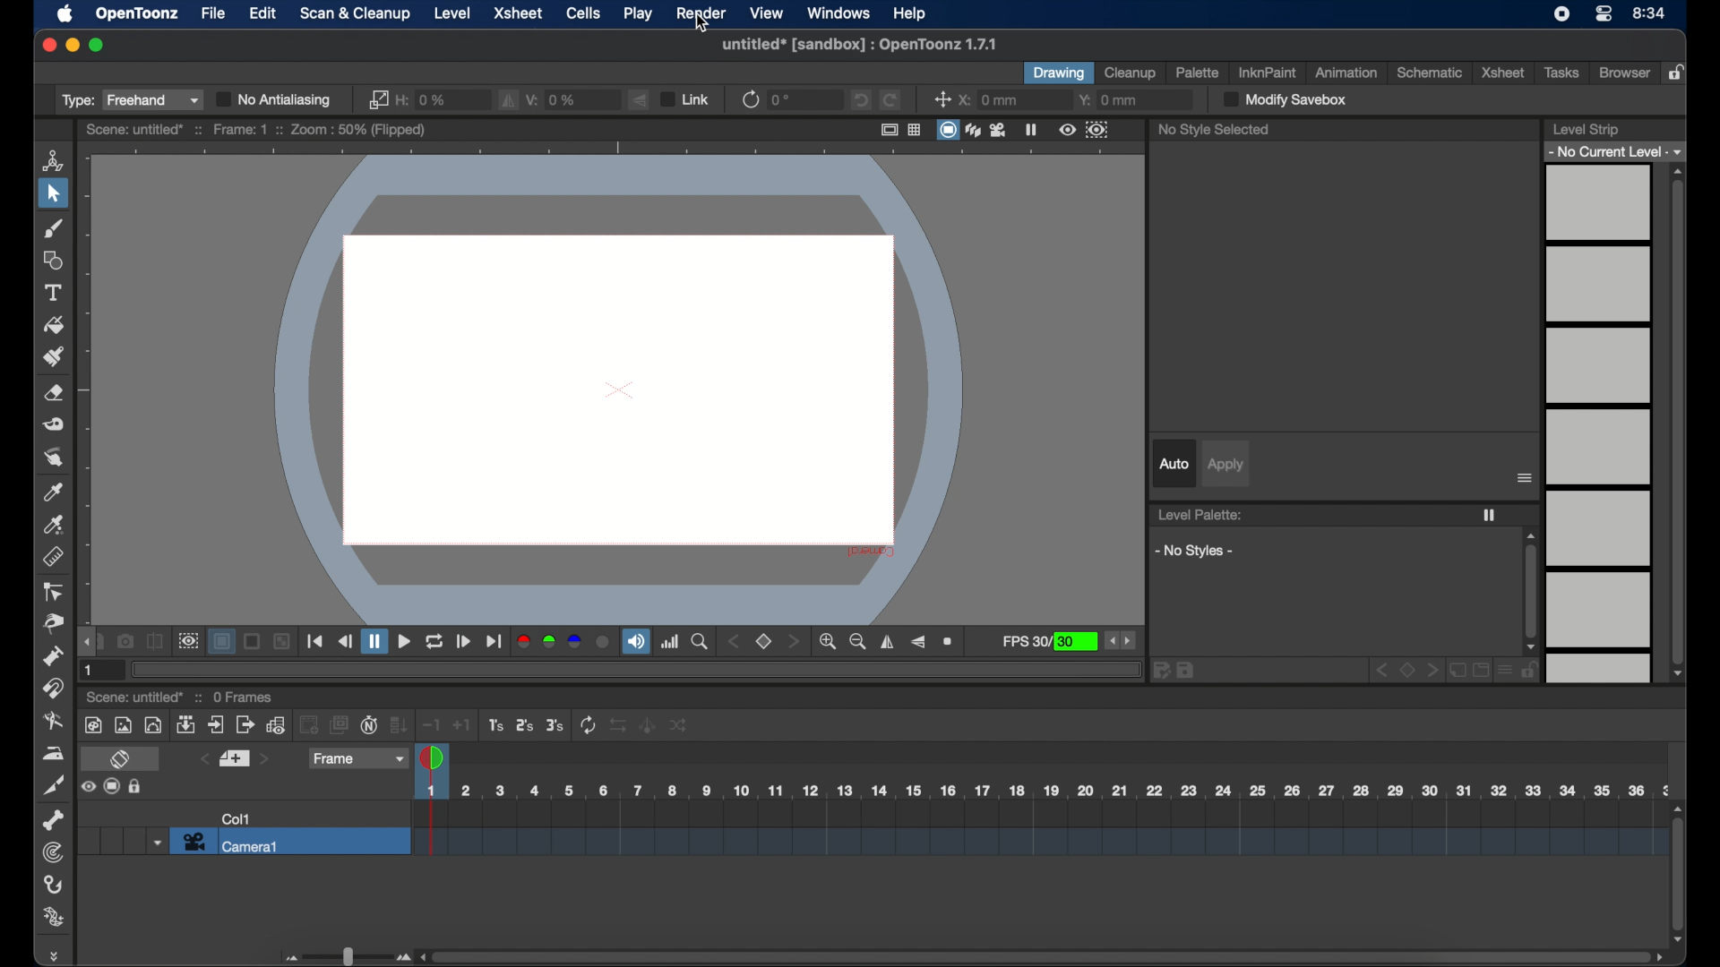 This screenshot has height=967, width=1720. What do you see at coordinates (55, 424) in the screenshot?
I see `tape tool` at bounding box center [55, 424].